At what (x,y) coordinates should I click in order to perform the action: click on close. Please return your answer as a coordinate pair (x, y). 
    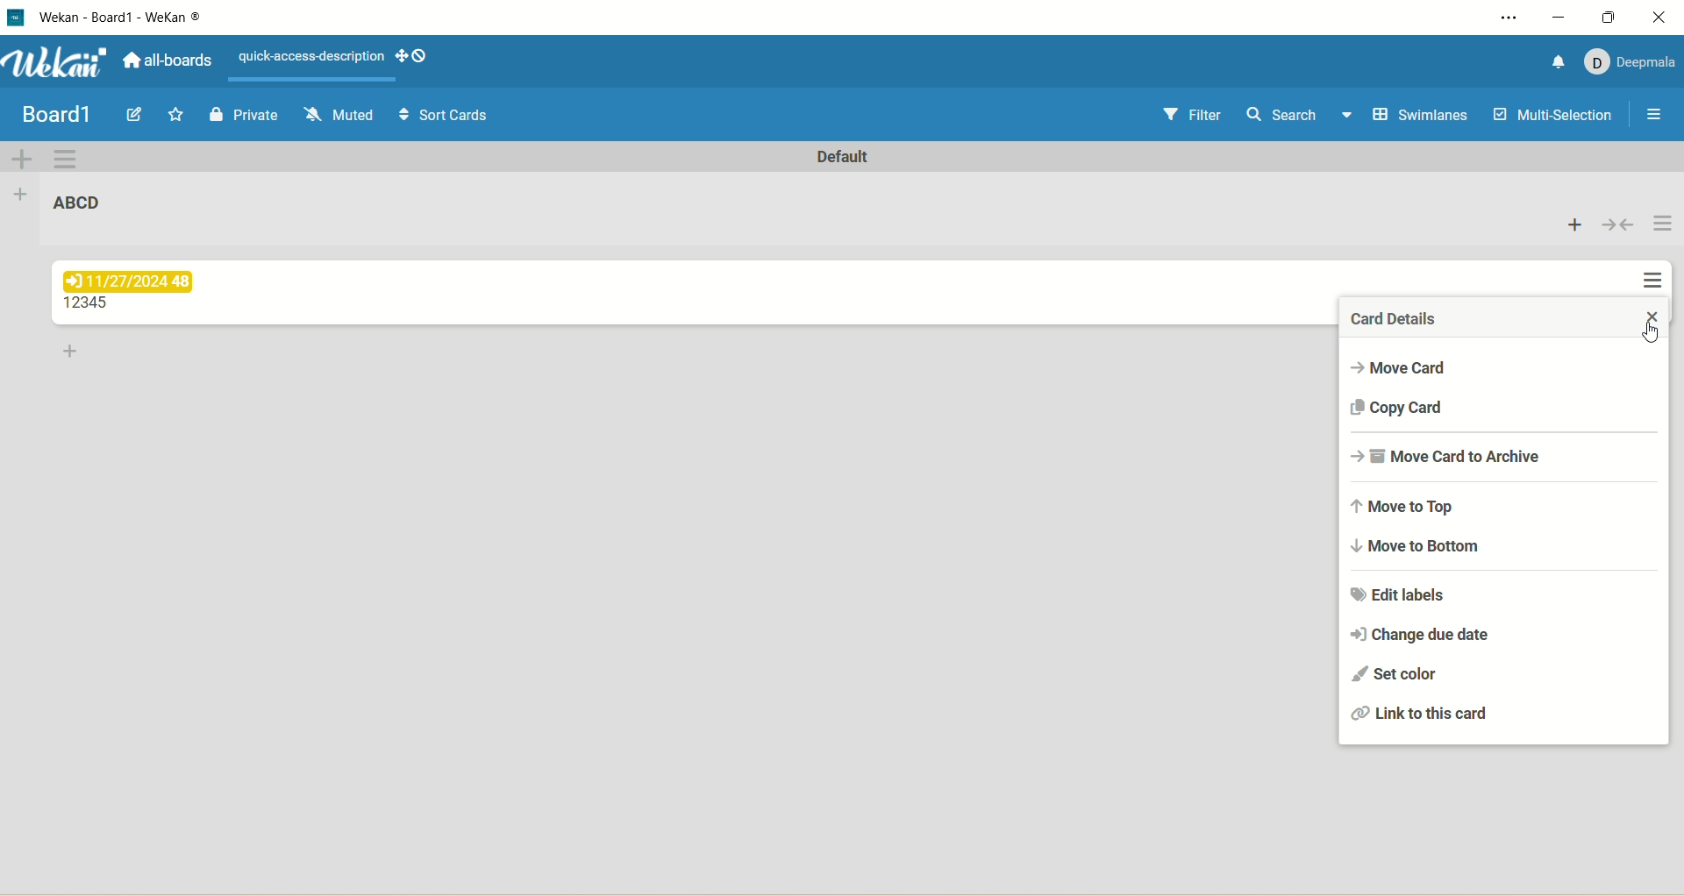
    Looking at the image, I should click on (1650, 317).